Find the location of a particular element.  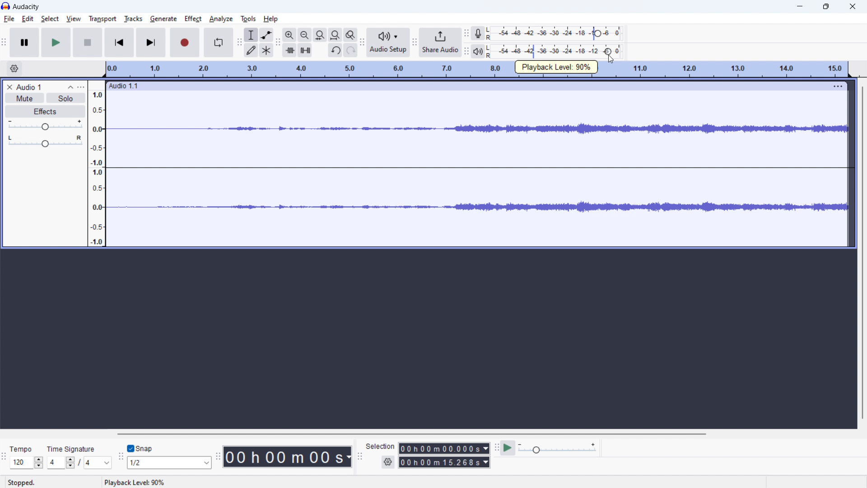

maximize is located at coordinates (826, 6).